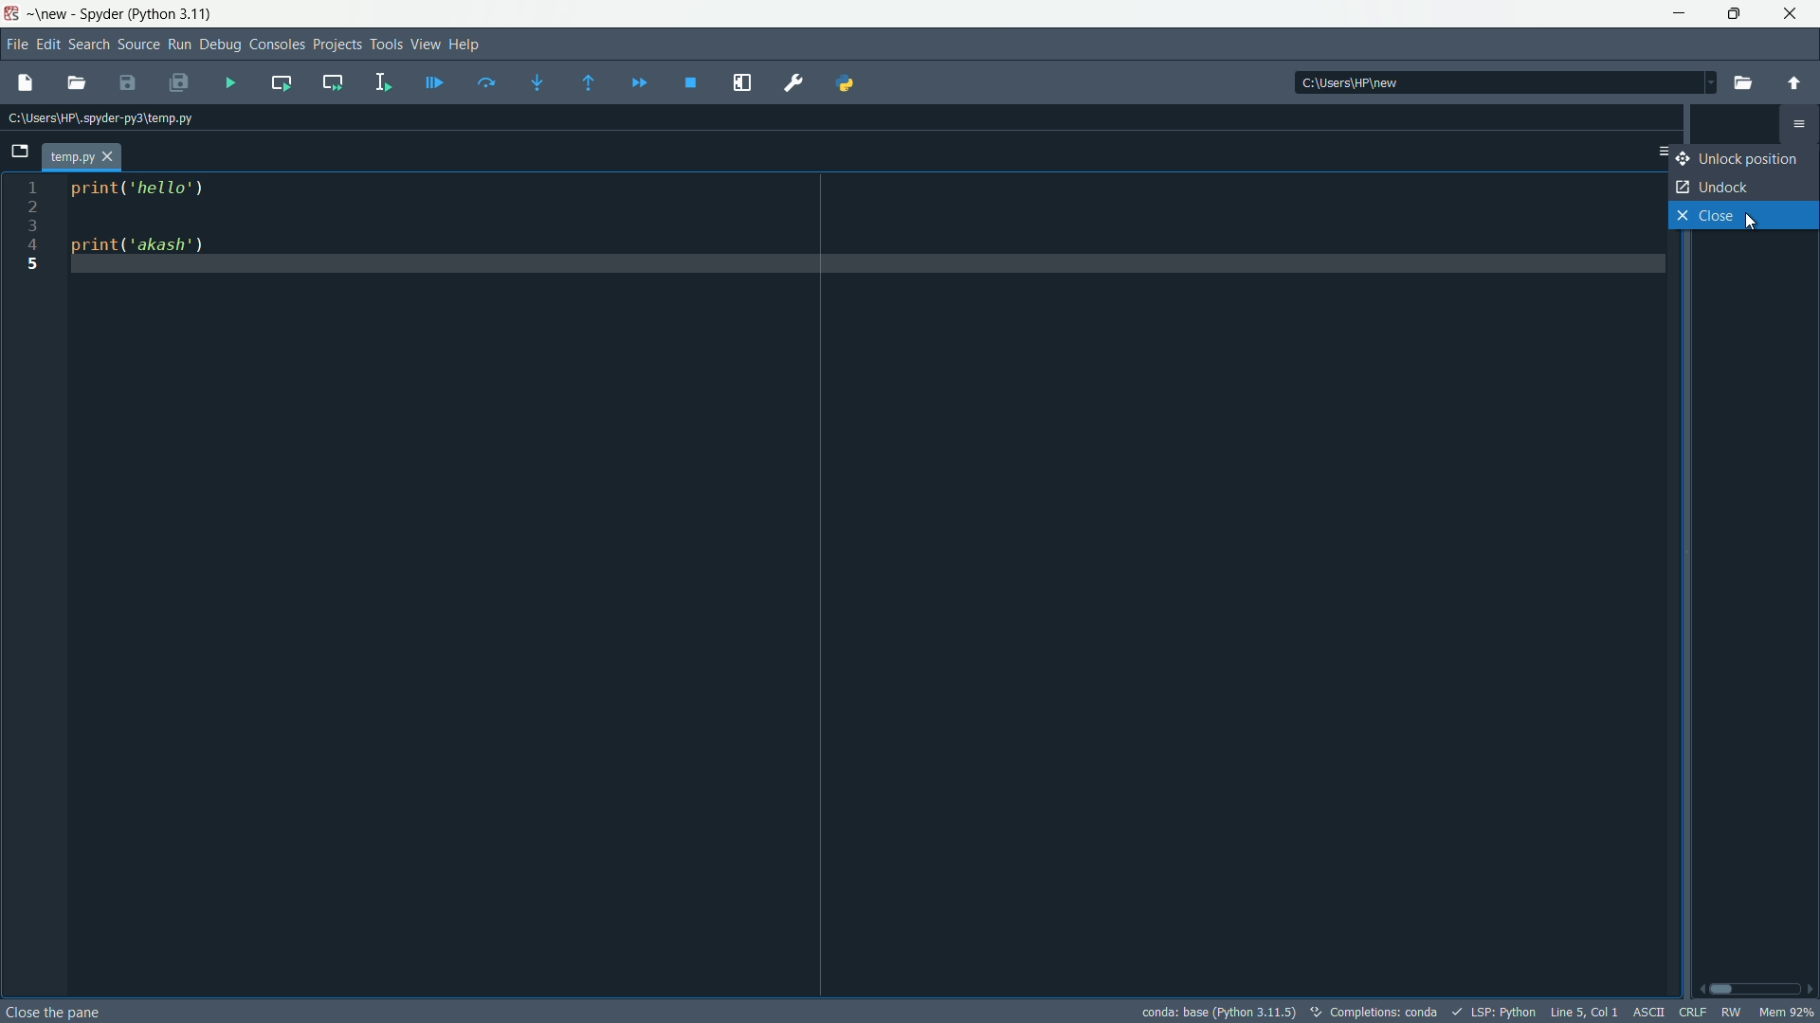 This screenshot has height=1023, width=1820. Describe the element at coordinates (1746, 159) in the screenshot. I see `unlock position` at that location.